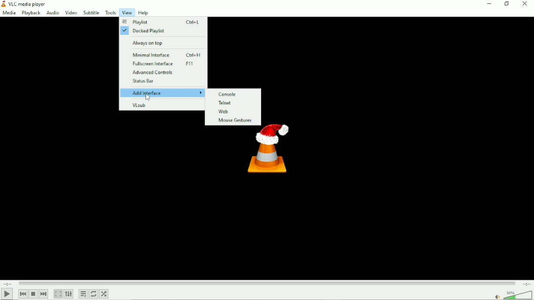 The width and height of the screenshot is (534, 300). I want to click on Status bar, so click(163, 82).